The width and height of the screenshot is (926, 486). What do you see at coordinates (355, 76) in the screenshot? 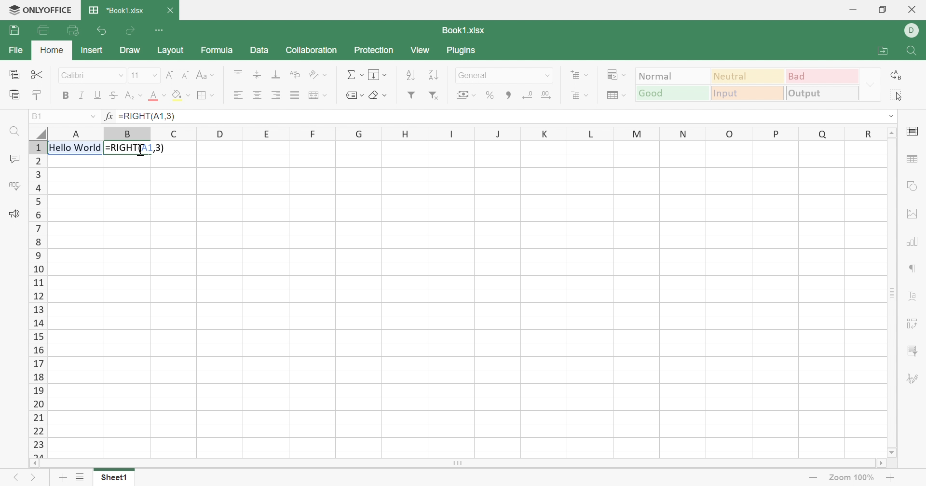
I see `Summation` at bounding box center [355, 76].